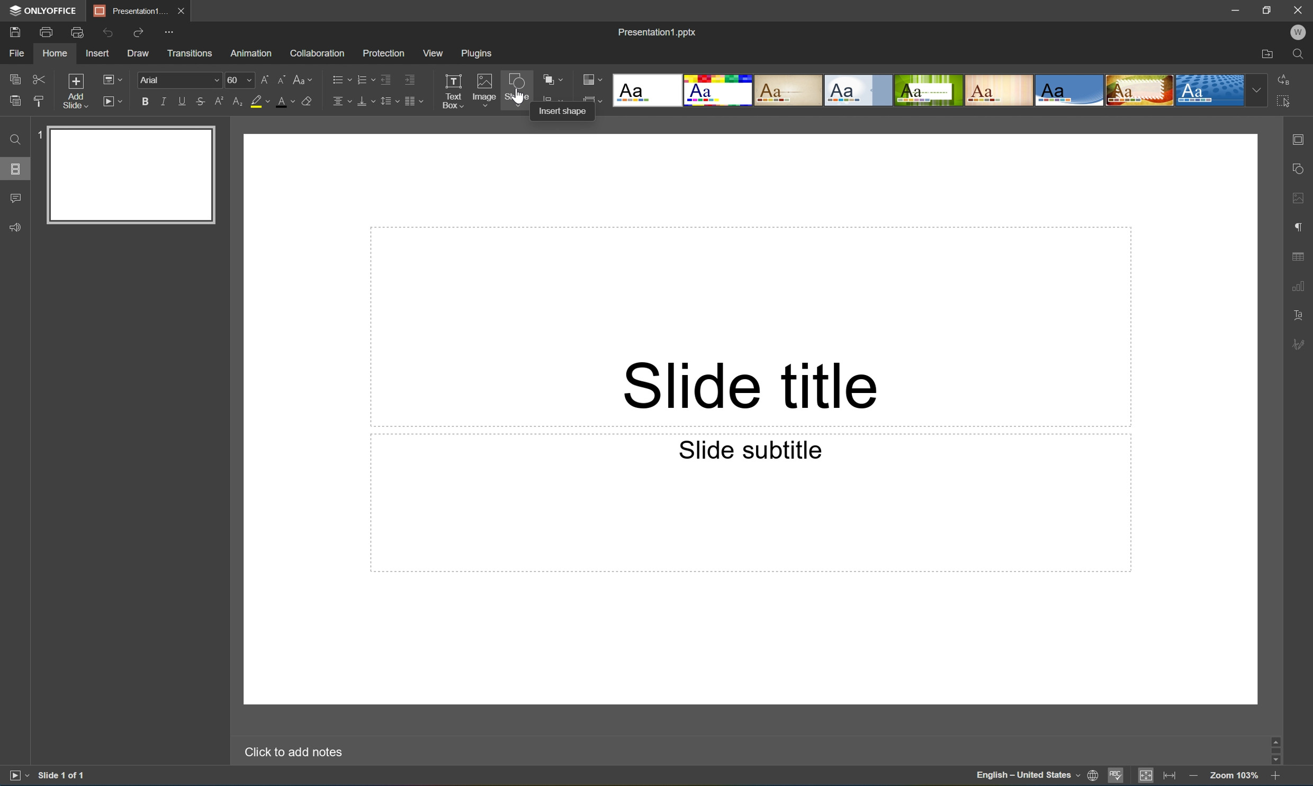 The width and height of the screenshot is (1313, 786). Describe the element at coordinates (1114, 778) in the screenshot. I see `Spell checking` at that location.